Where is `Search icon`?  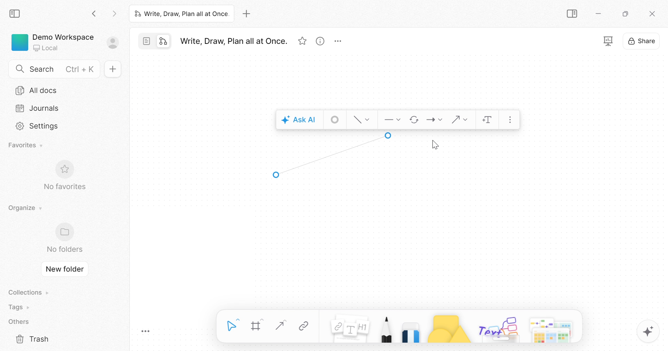 Search icon is located at coordinates (20, 69).